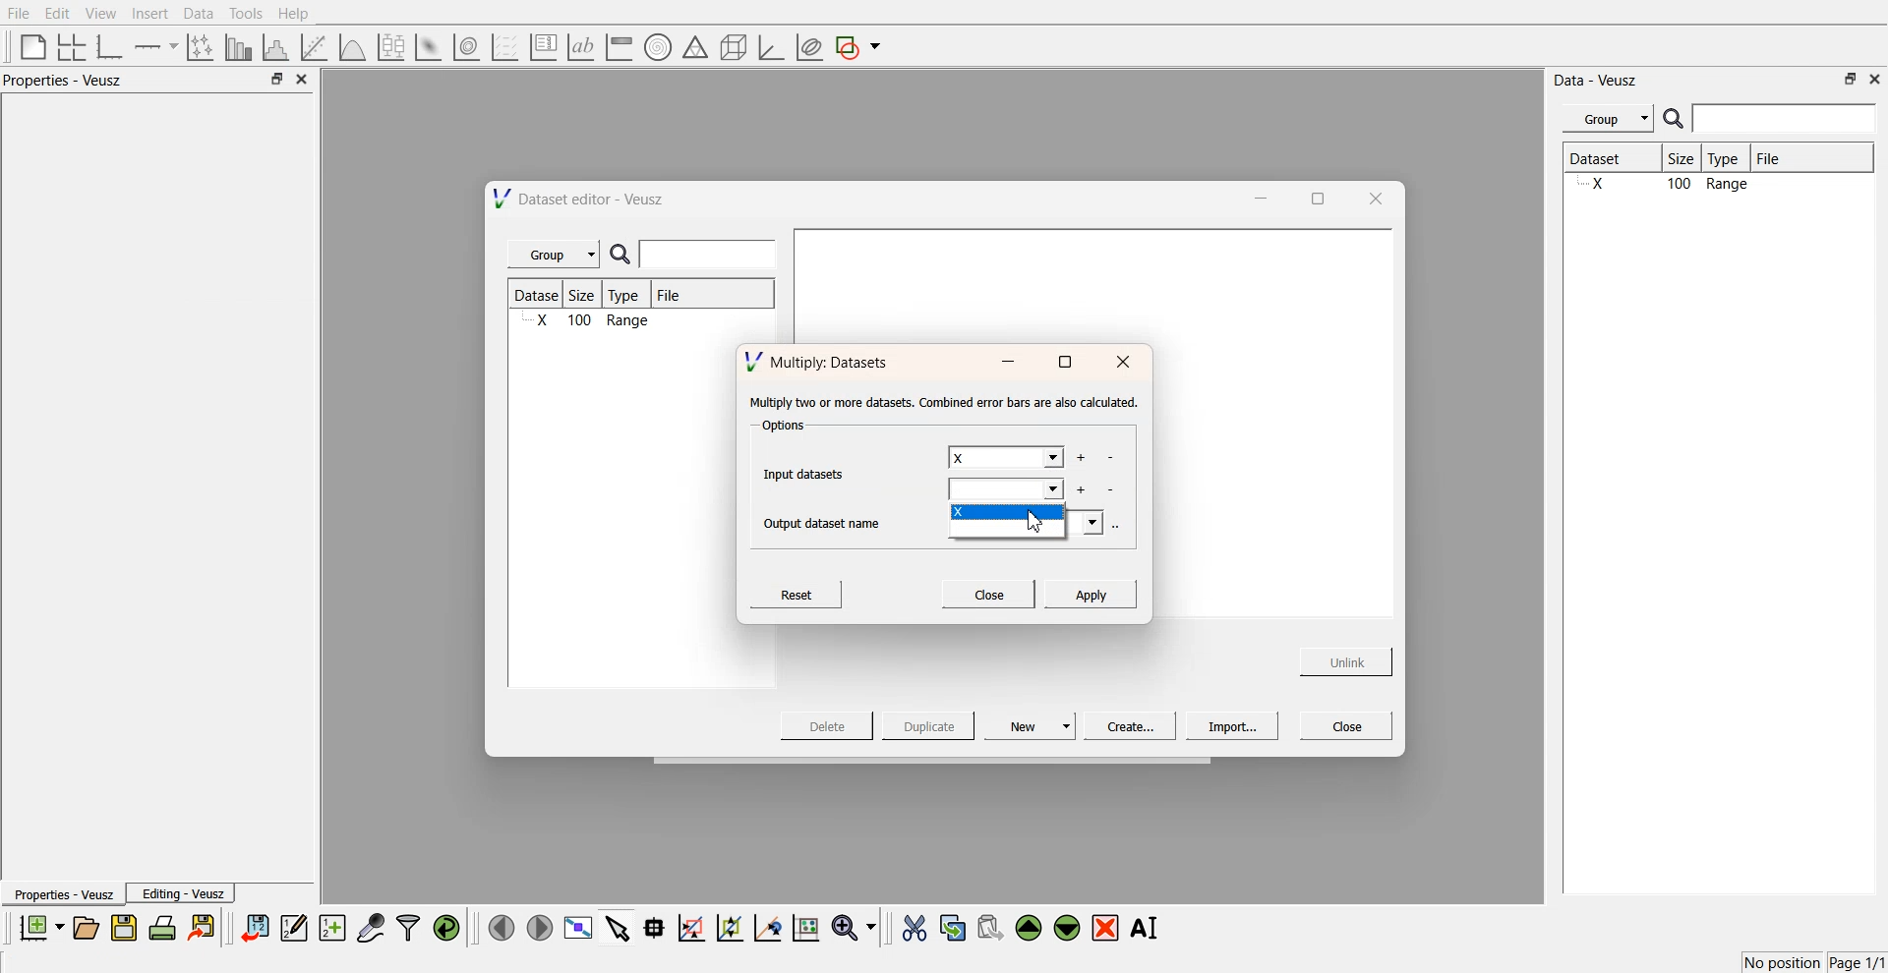 This screenshot has height=973, width=1888. What do you see at coordinates (692, 49) in the screenshot?
I see `ternary shapes` at bounding box center [692, 49].